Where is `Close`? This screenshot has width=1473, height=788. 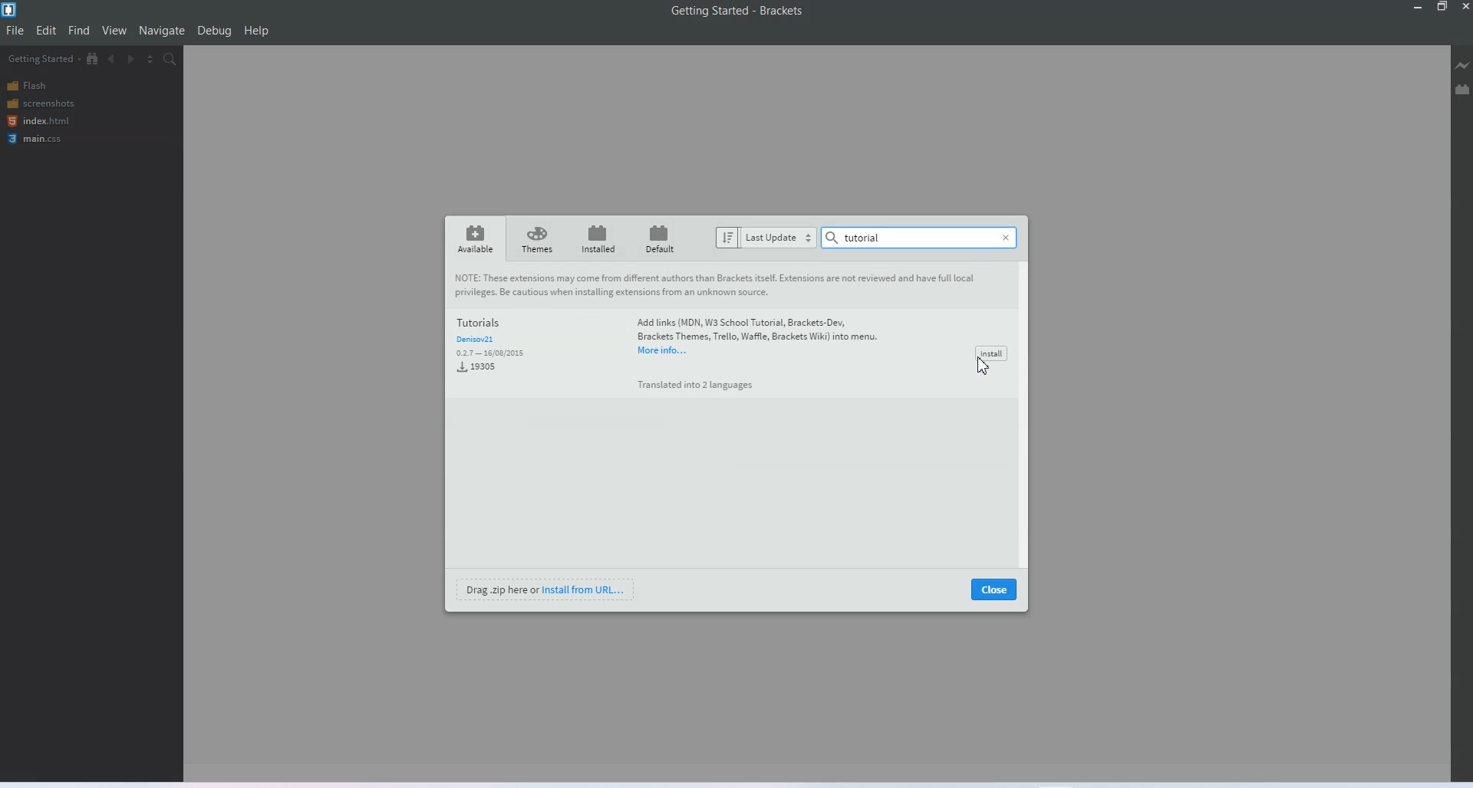
Close is located at coordinates (1006, 238).